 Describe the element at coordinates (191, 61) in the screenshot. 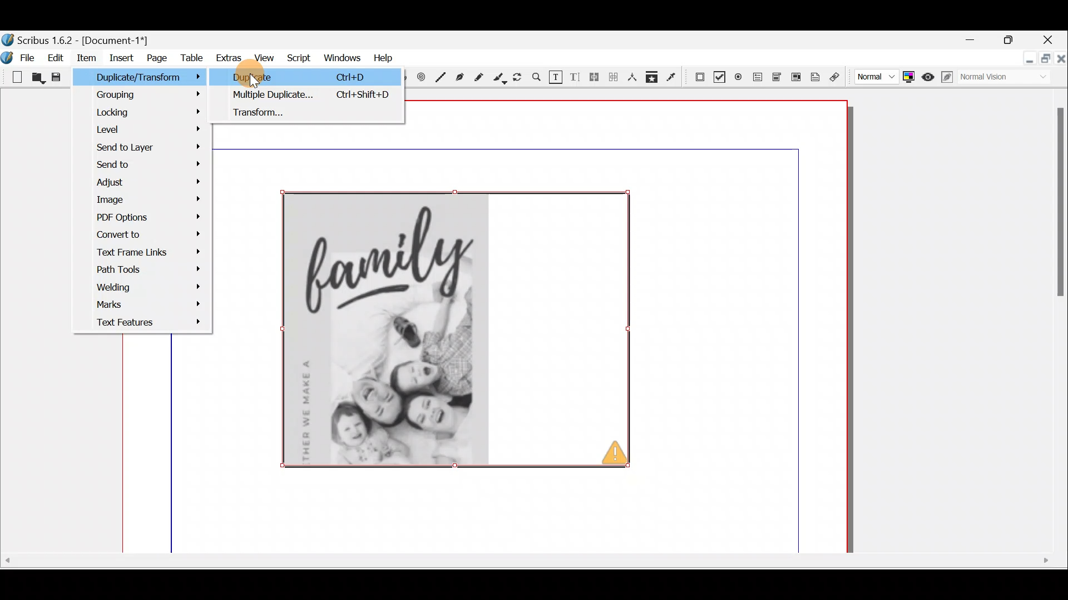

I see `Table` at that location.